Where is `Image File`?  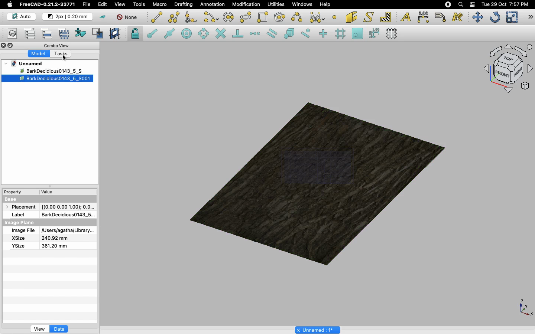
Image File is located at coordinates (23, 231).